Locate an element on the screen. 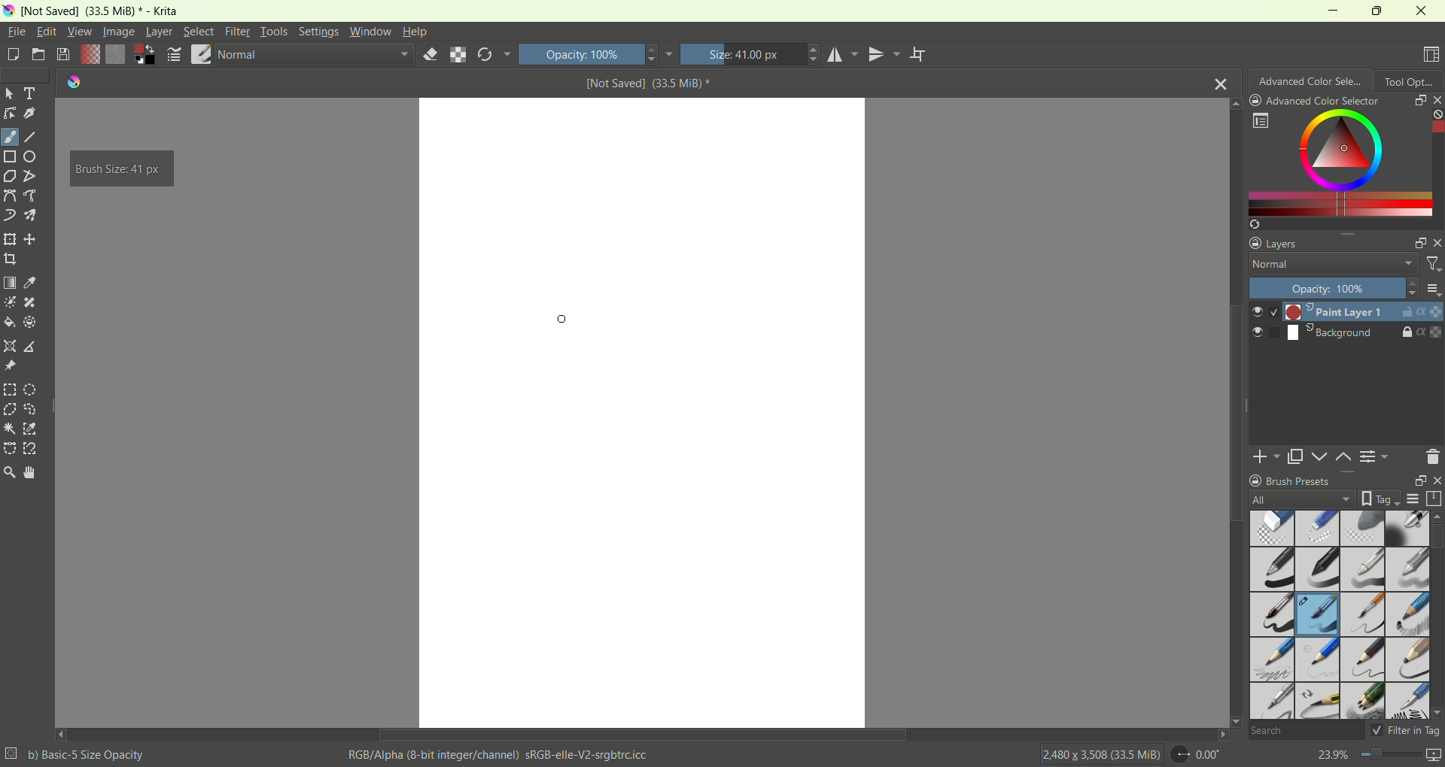 The width and height of the screenshot is (1445, 767). fill pattern is located at coordinates (116, 56).